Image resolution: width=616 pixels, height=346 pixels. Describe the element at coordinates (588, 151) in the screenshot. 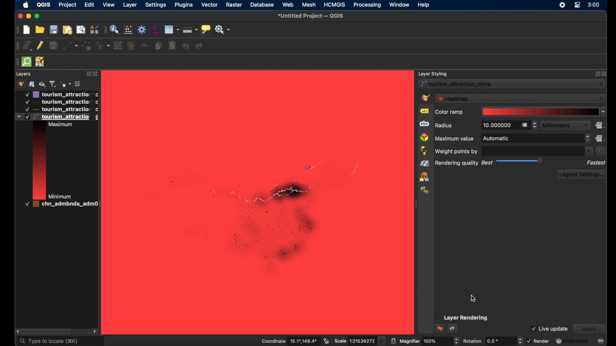

I see `dropdown menu` at that location.